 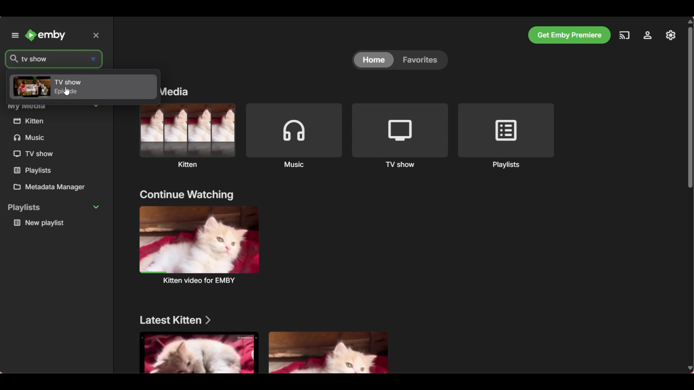 What do you see at coordinates (373, 61) in the screenshot?
I see `home` at bounding box center [373, 61].